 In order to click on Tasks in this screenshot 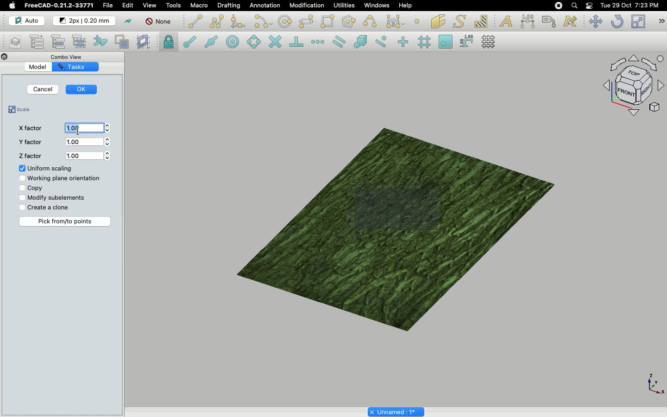, I will do `click(73, 67)`.